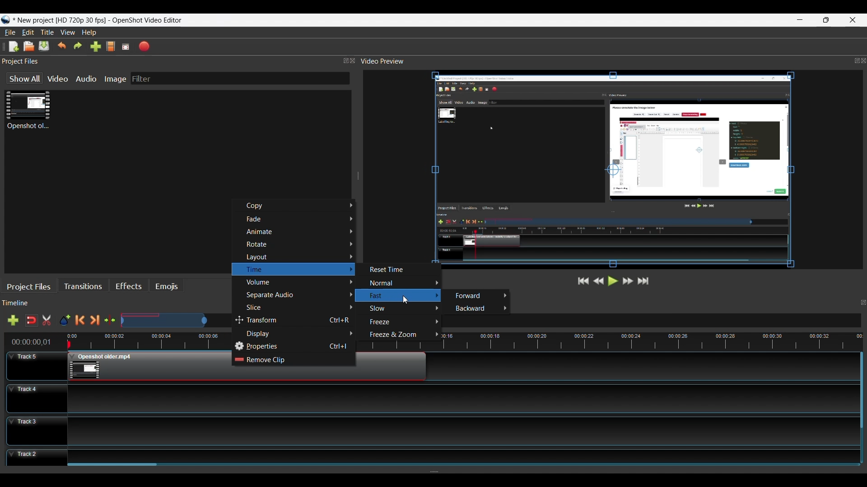 Image resolution: width=867 pixels, height=487 pixels. I want to click on Import Files, so click(96, 46).